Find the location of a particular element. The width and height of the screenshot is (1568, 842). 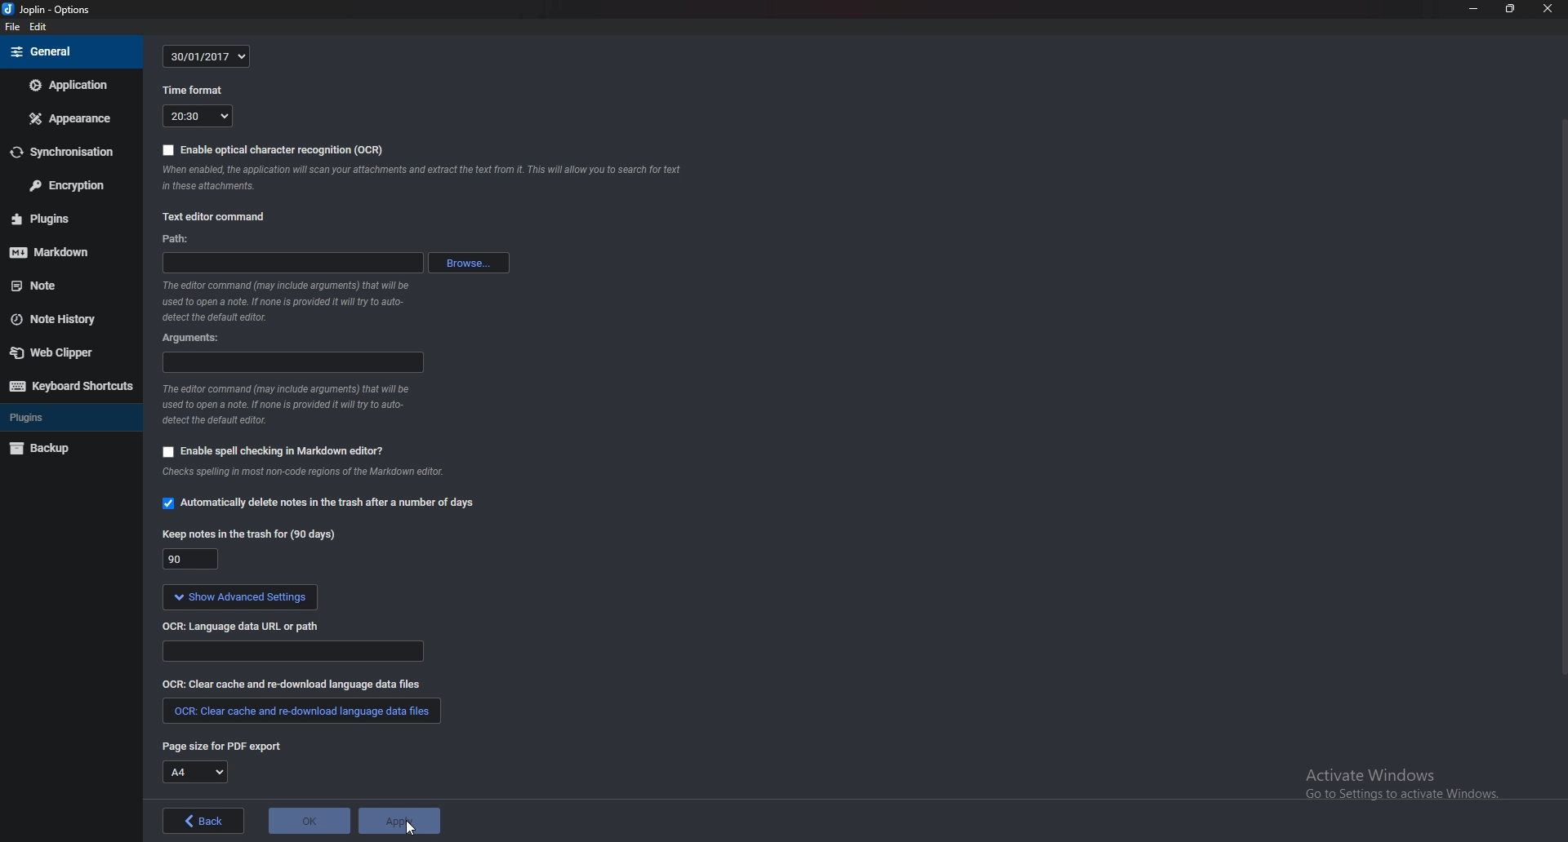

note is located at coordinates (424, 179).